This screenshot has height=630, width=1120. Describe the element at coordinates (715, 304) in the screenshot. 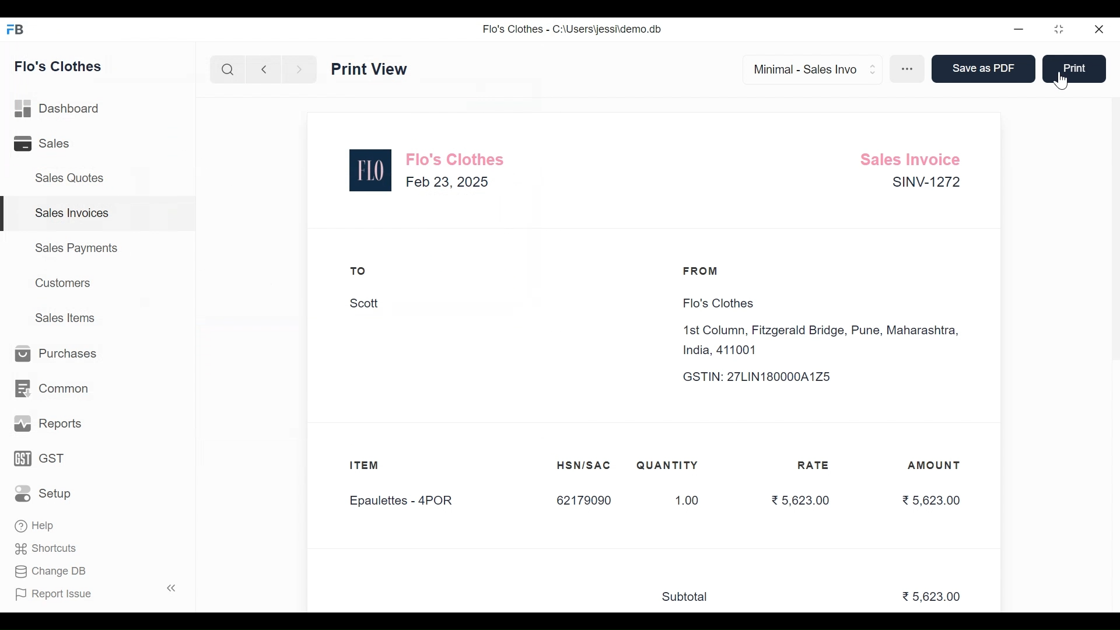

I see `Flo's Clothes` at that location.